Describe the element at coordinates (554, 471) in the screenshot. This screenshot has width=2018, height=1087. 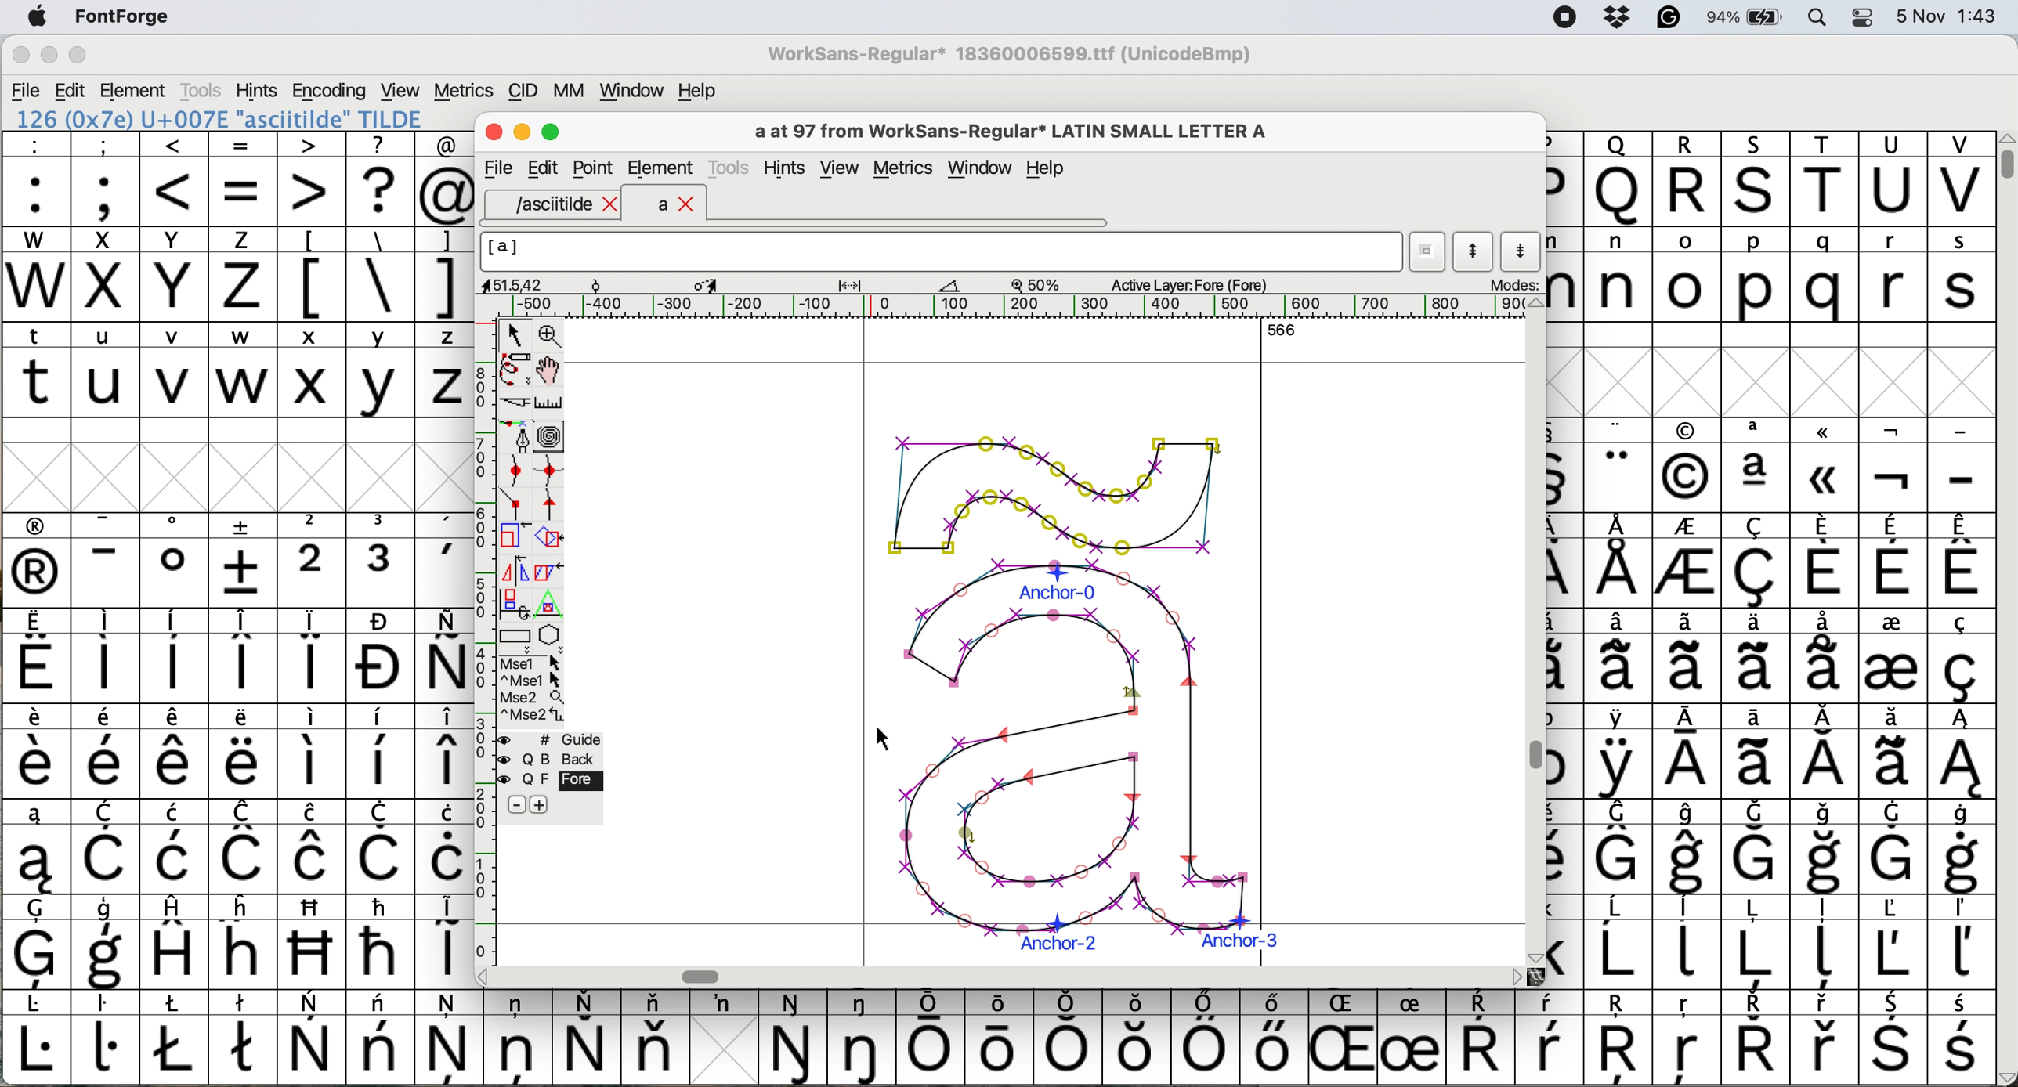
I see `add a curve point vertically or horizontally` at that location.